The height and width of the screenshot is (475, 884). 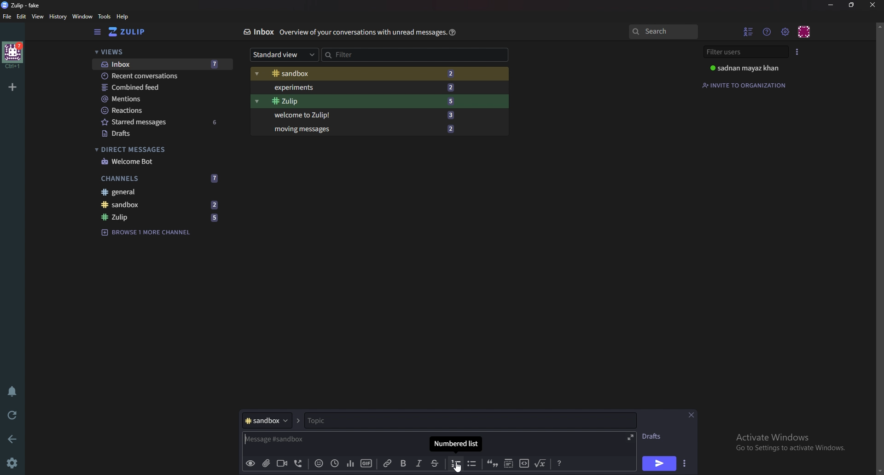 What do you see at coordinates (162, 99) in the screenshot?
I see `mentions` at bounding box center [162, 99].